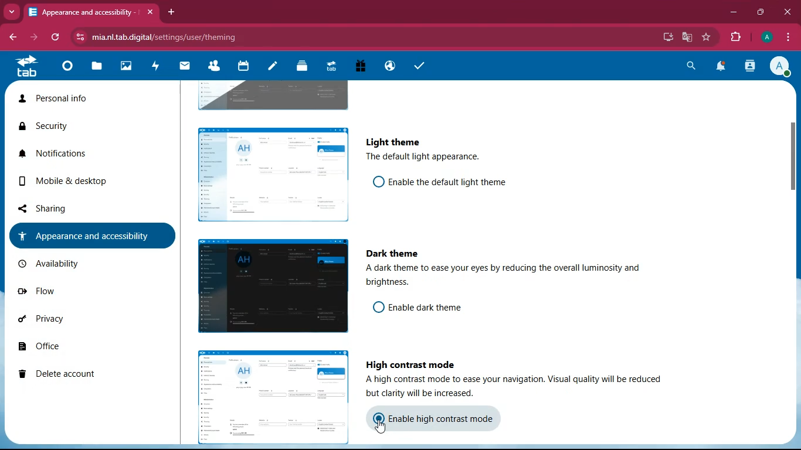  What do you see at coordinates (796, 203) in the screenshot?
I see `scroll bar` at bounding box center [796, 203].